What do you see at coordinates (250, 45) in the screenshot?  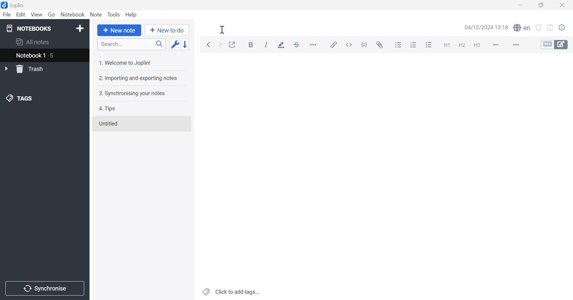 I see `Bold` at bounding box center [250, 45].